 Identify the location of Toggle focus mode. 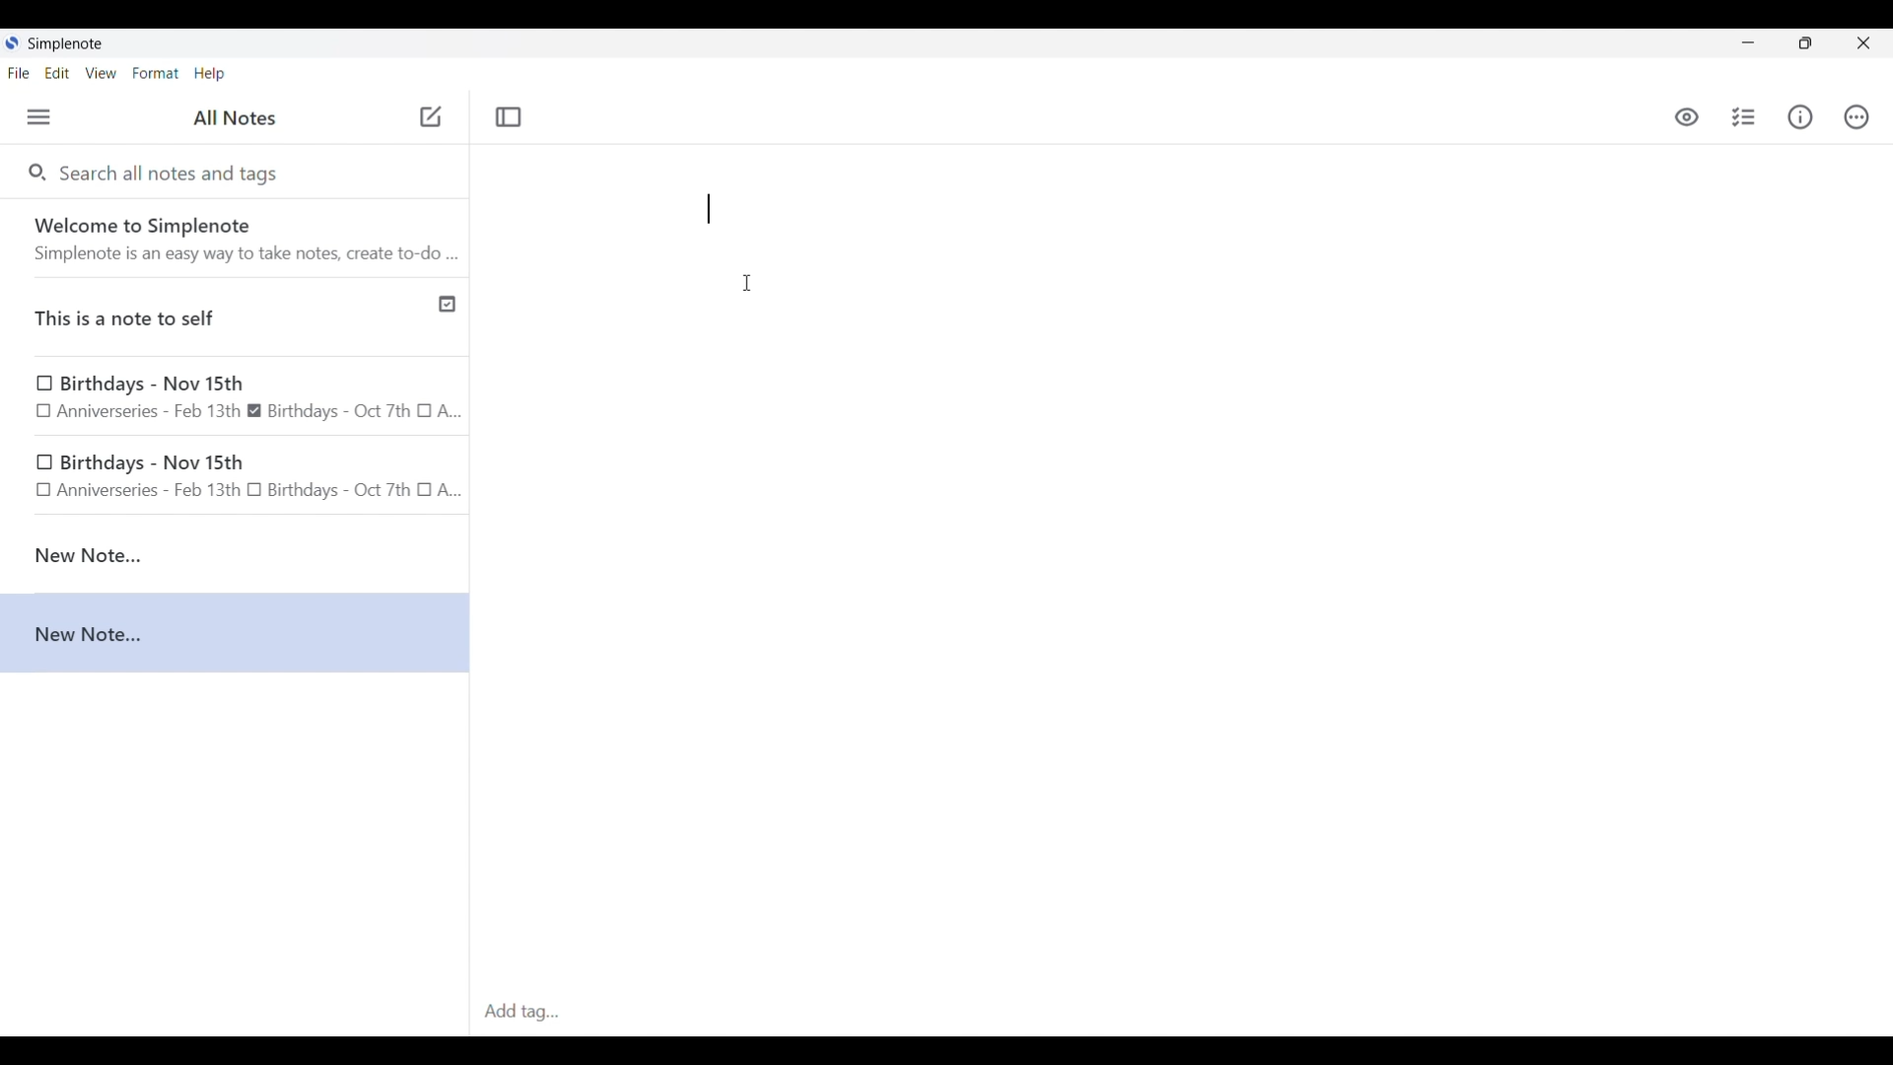
(508, 117).